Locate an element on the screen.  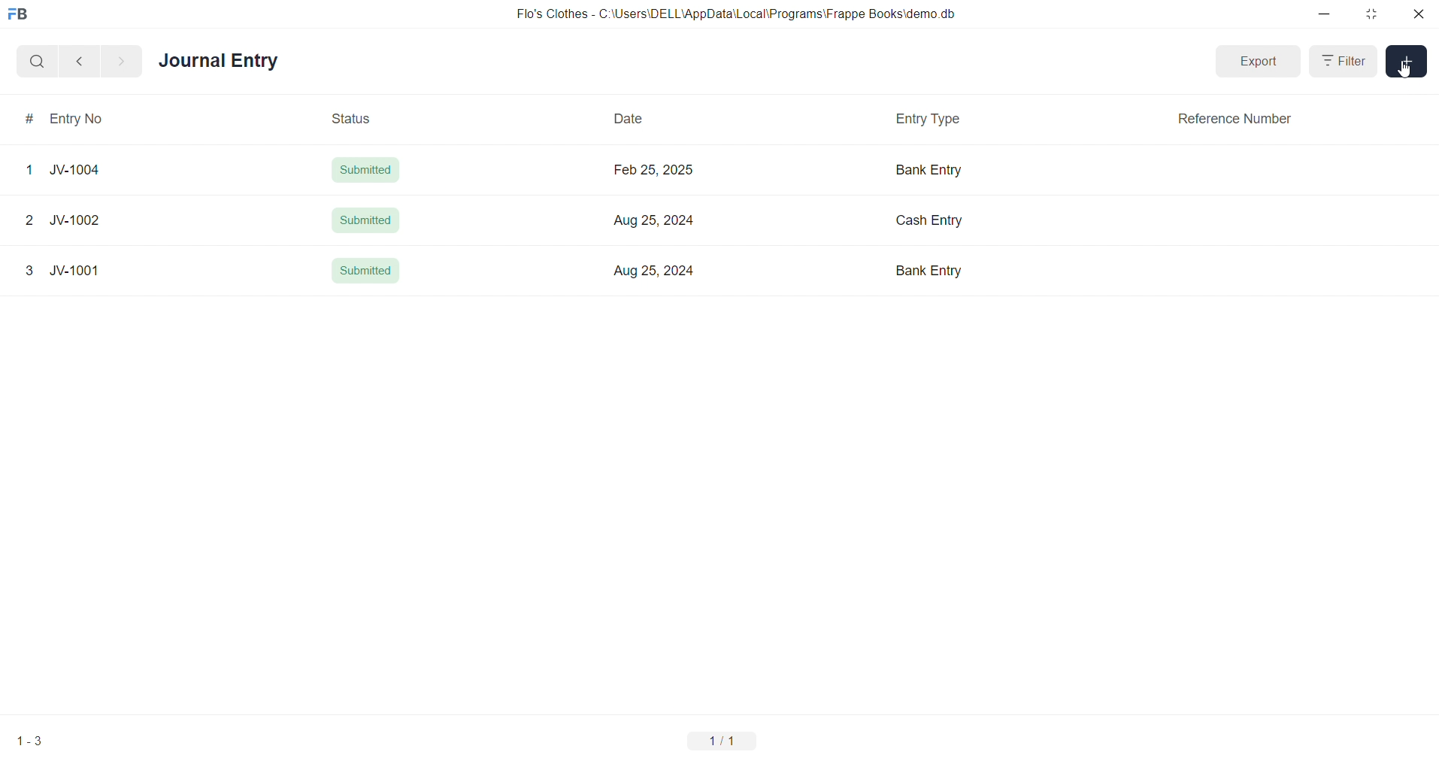
minimize is located at coordinates (1323, 15).